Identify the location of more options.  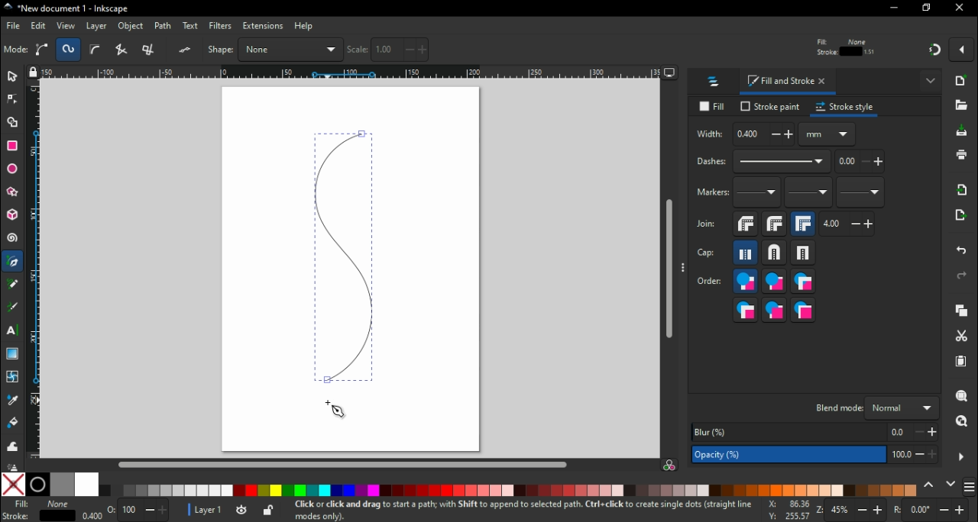
(962, 456).